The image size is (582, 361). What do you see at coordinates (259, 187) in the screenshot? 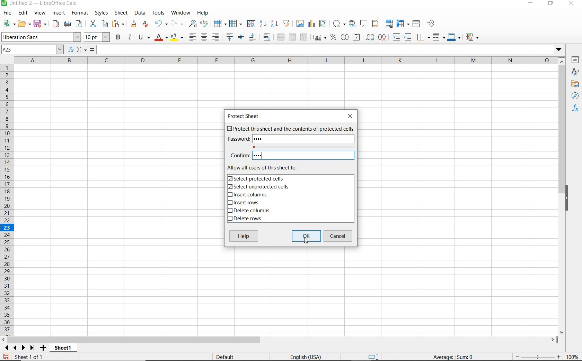
I see `SELECT UNPROTECTED CELLS` at bounding box center [259, 187].